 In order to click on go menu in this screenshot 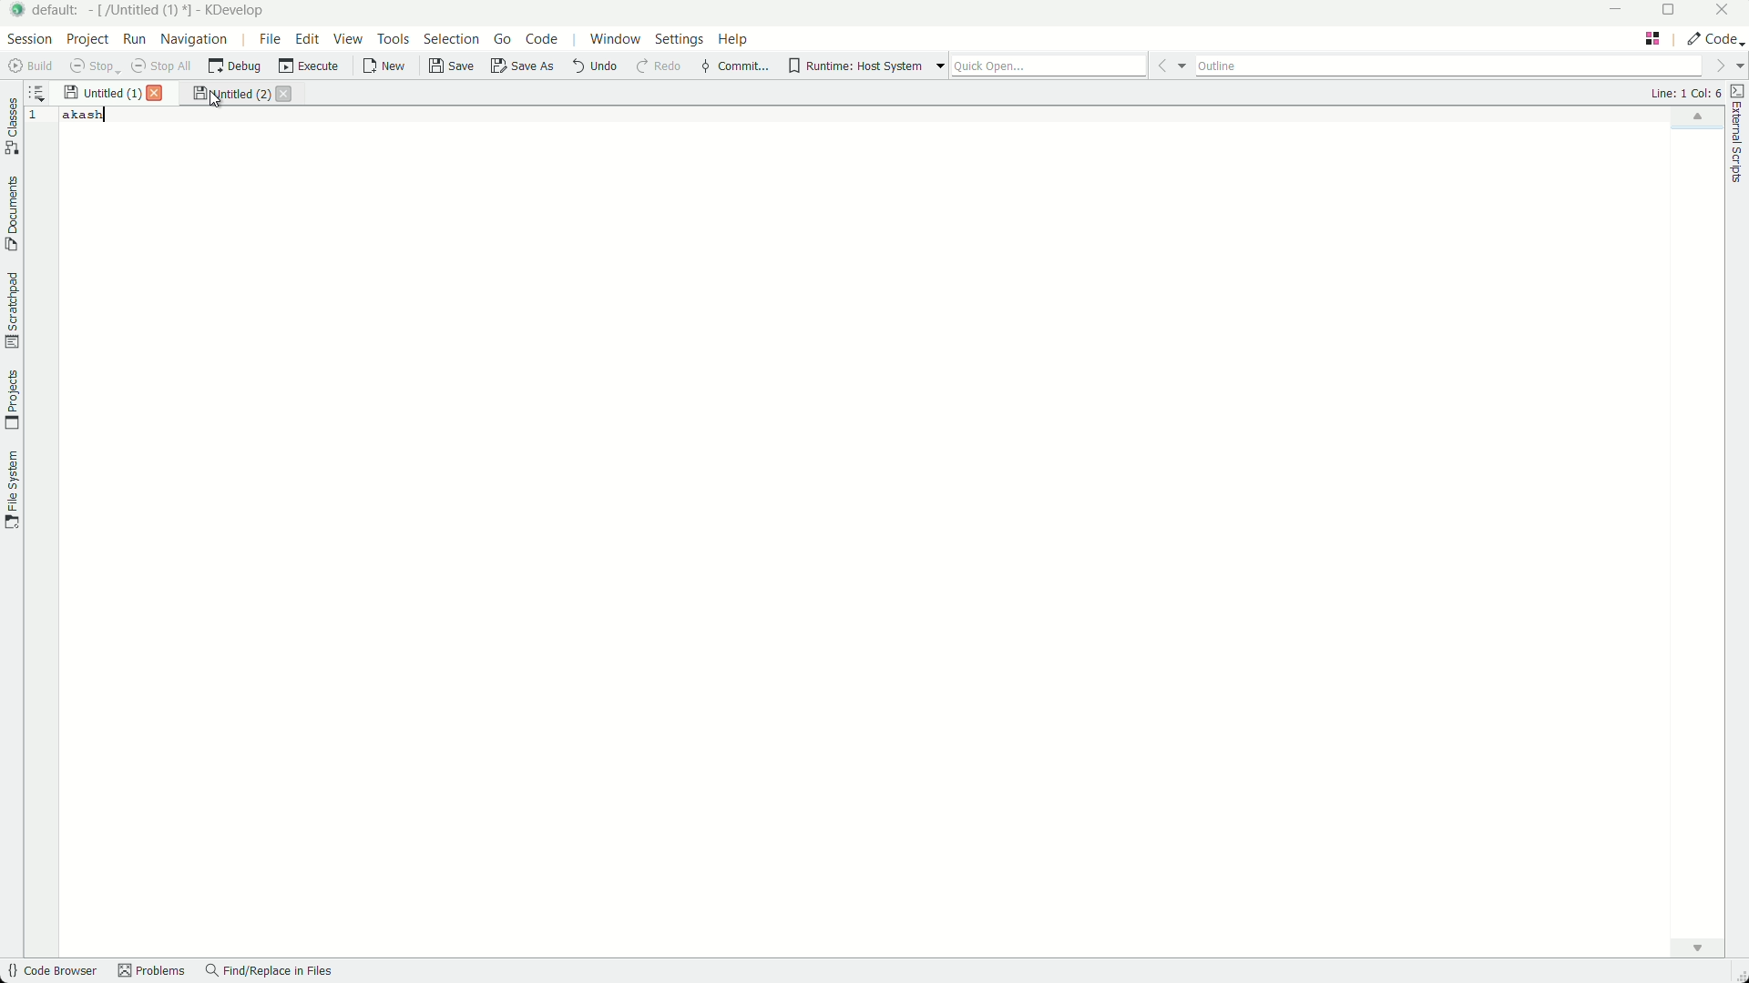, I will do `click(500, 39)`.